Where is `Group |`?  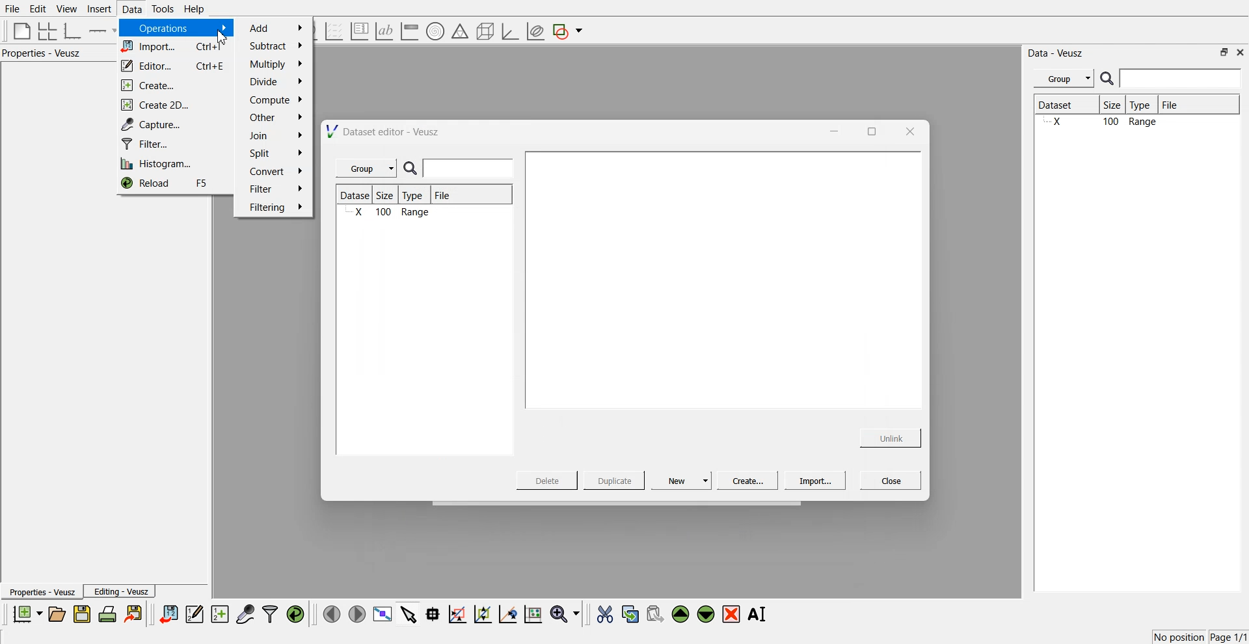
Group | is located at coordinates (368, 168).